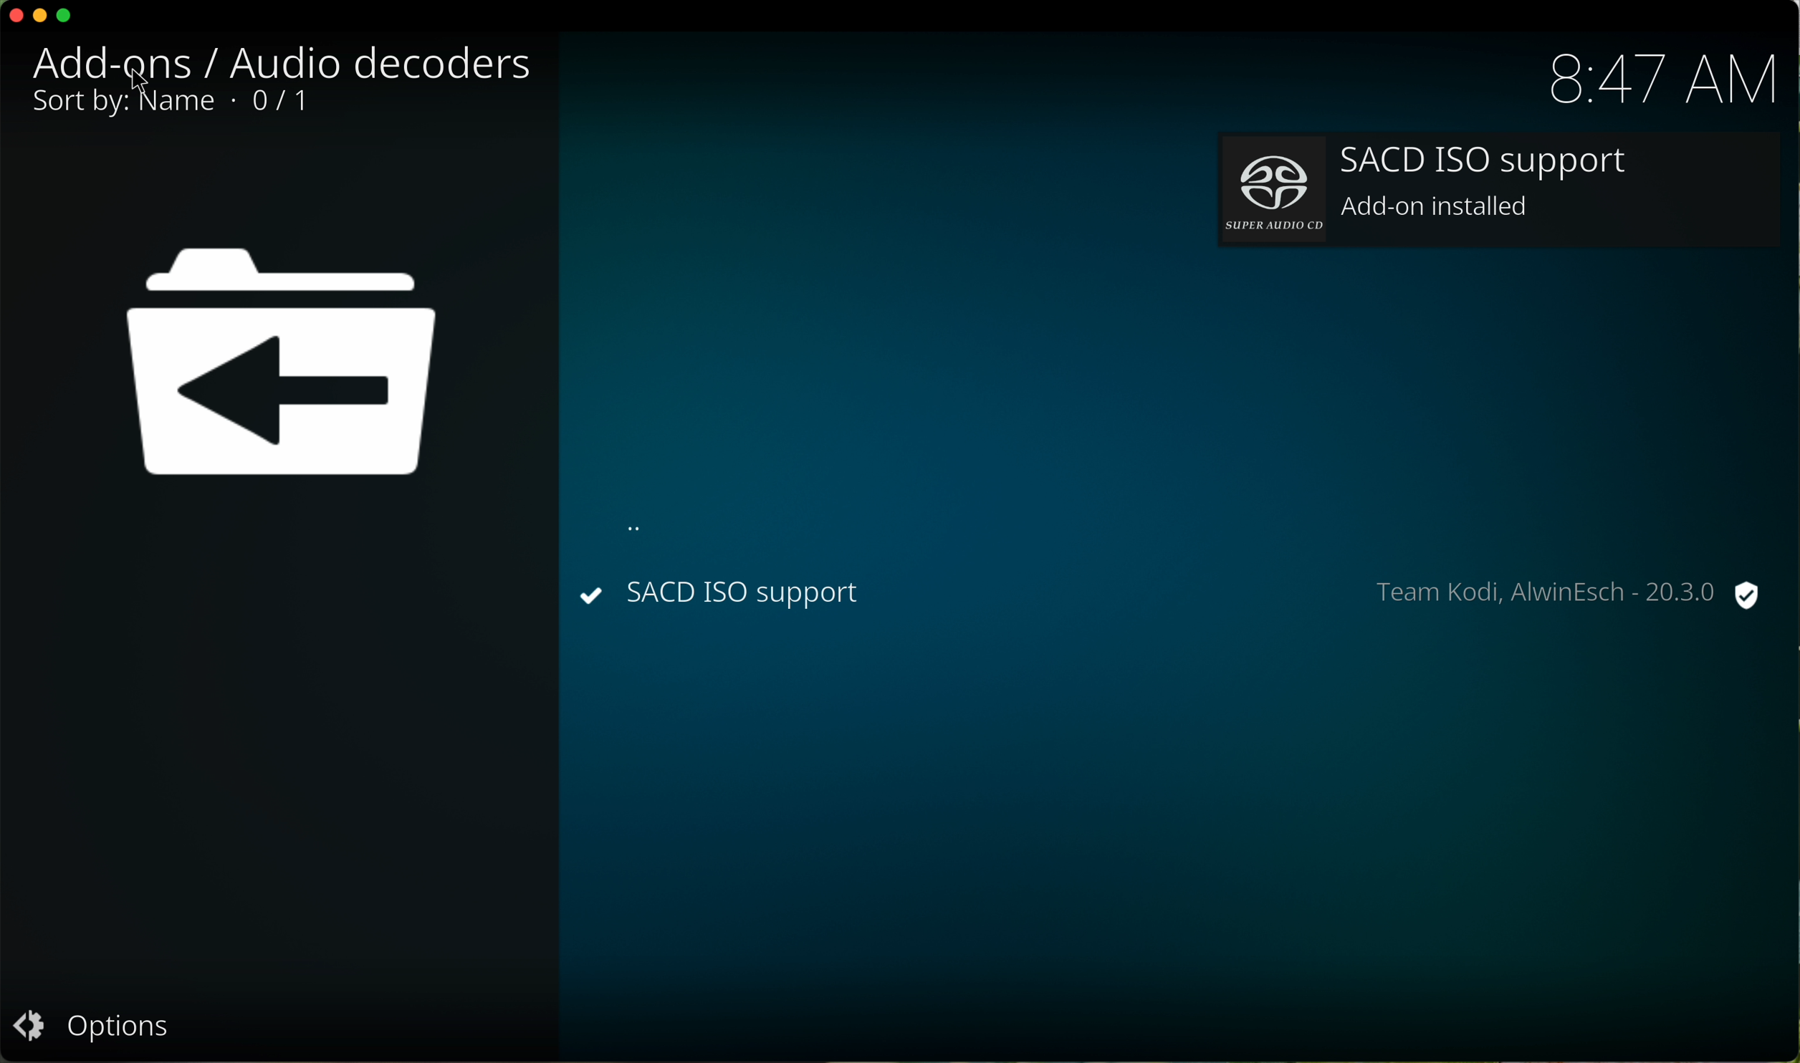 The width and height of the screenshot is (1800, 1063). I want to click on options, so click(91, 1031).